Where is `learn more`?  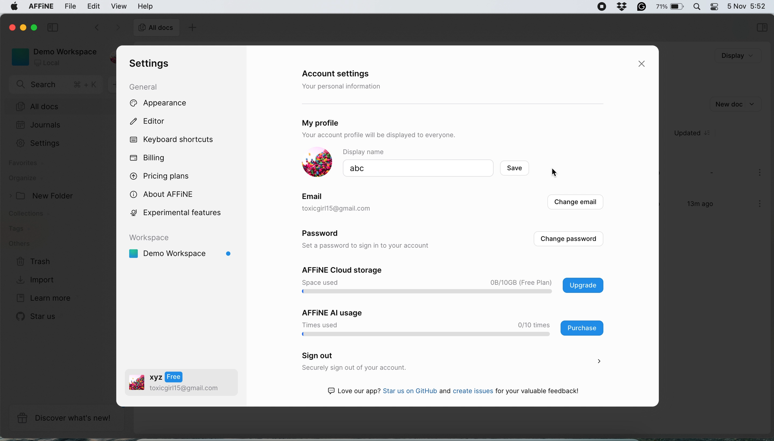 learn more is located at coordinates (42, 298).